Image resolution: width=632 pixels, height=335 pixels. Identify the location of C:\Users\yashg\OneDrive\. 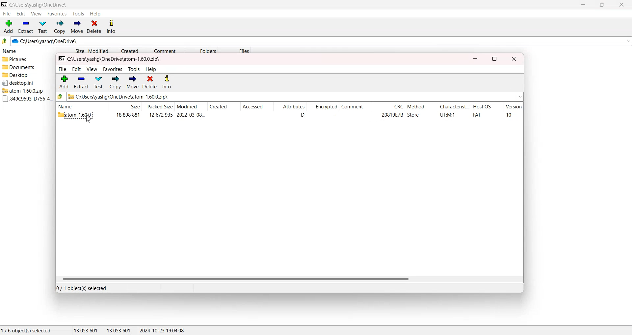
(54, 41).